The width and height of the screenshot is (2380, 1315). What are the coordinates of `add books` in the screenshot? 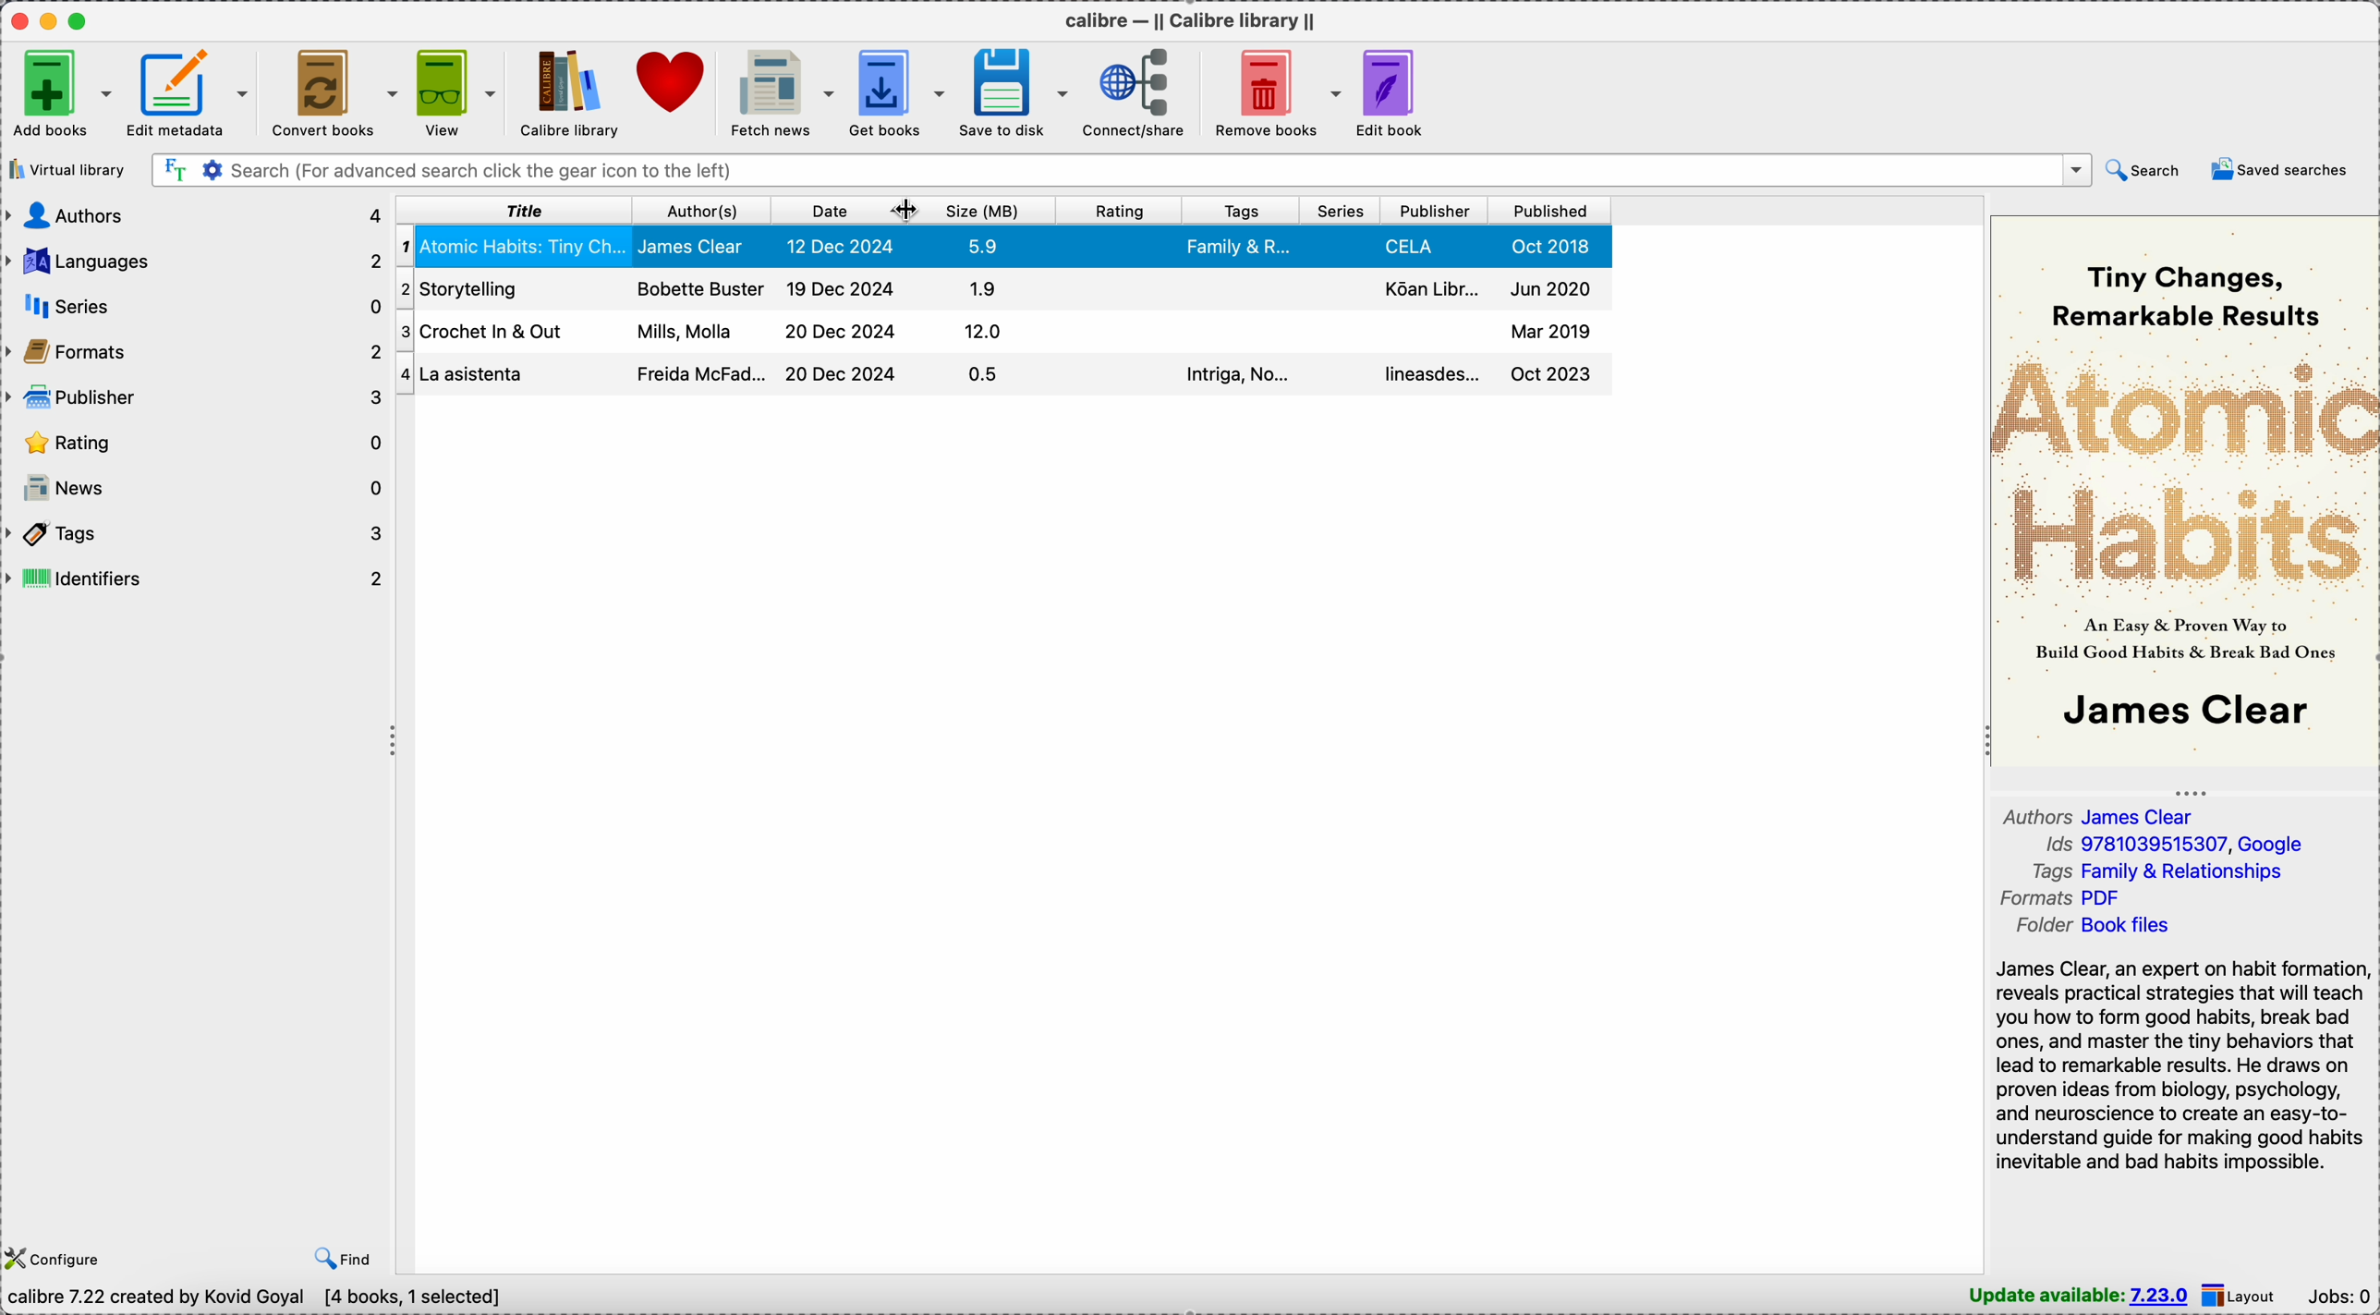 It's located at (59, 94).